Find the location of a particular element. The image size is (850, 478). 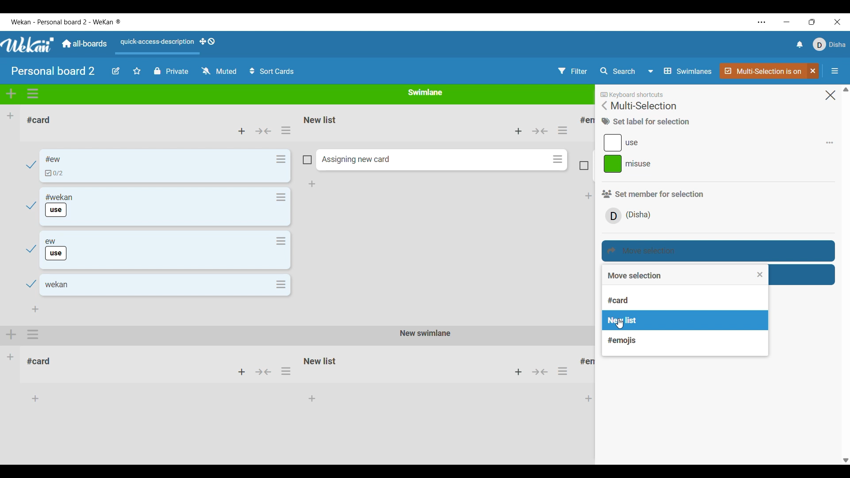

Swimlane actions is located at coordinates (33, 94).